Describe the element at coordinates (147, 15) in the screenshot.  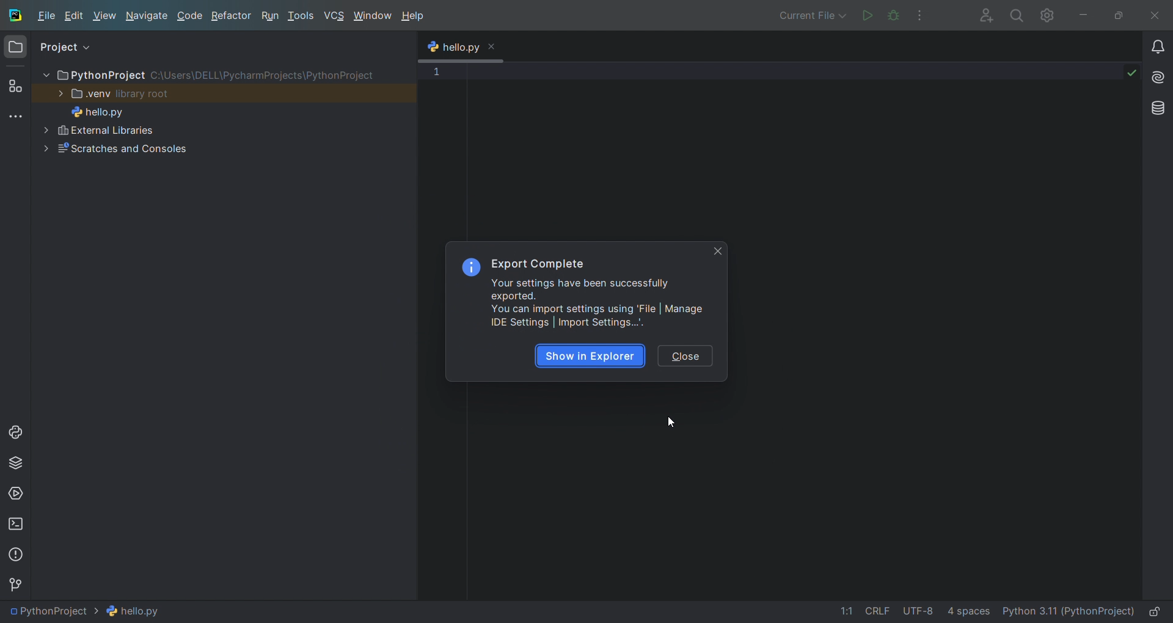
I see `Navigate` at that location.